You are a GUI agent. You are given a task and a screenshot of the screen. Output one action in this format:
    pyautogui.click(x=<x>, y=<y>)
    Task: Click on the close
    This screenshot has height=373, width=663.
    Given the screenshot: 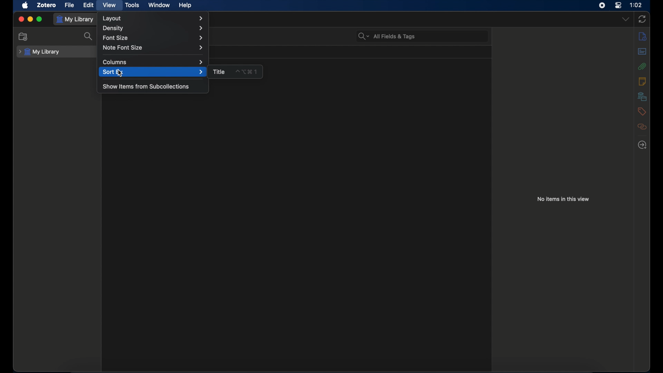 What is the action you would take?
    pyautogui.click(x=21, y=19)
    